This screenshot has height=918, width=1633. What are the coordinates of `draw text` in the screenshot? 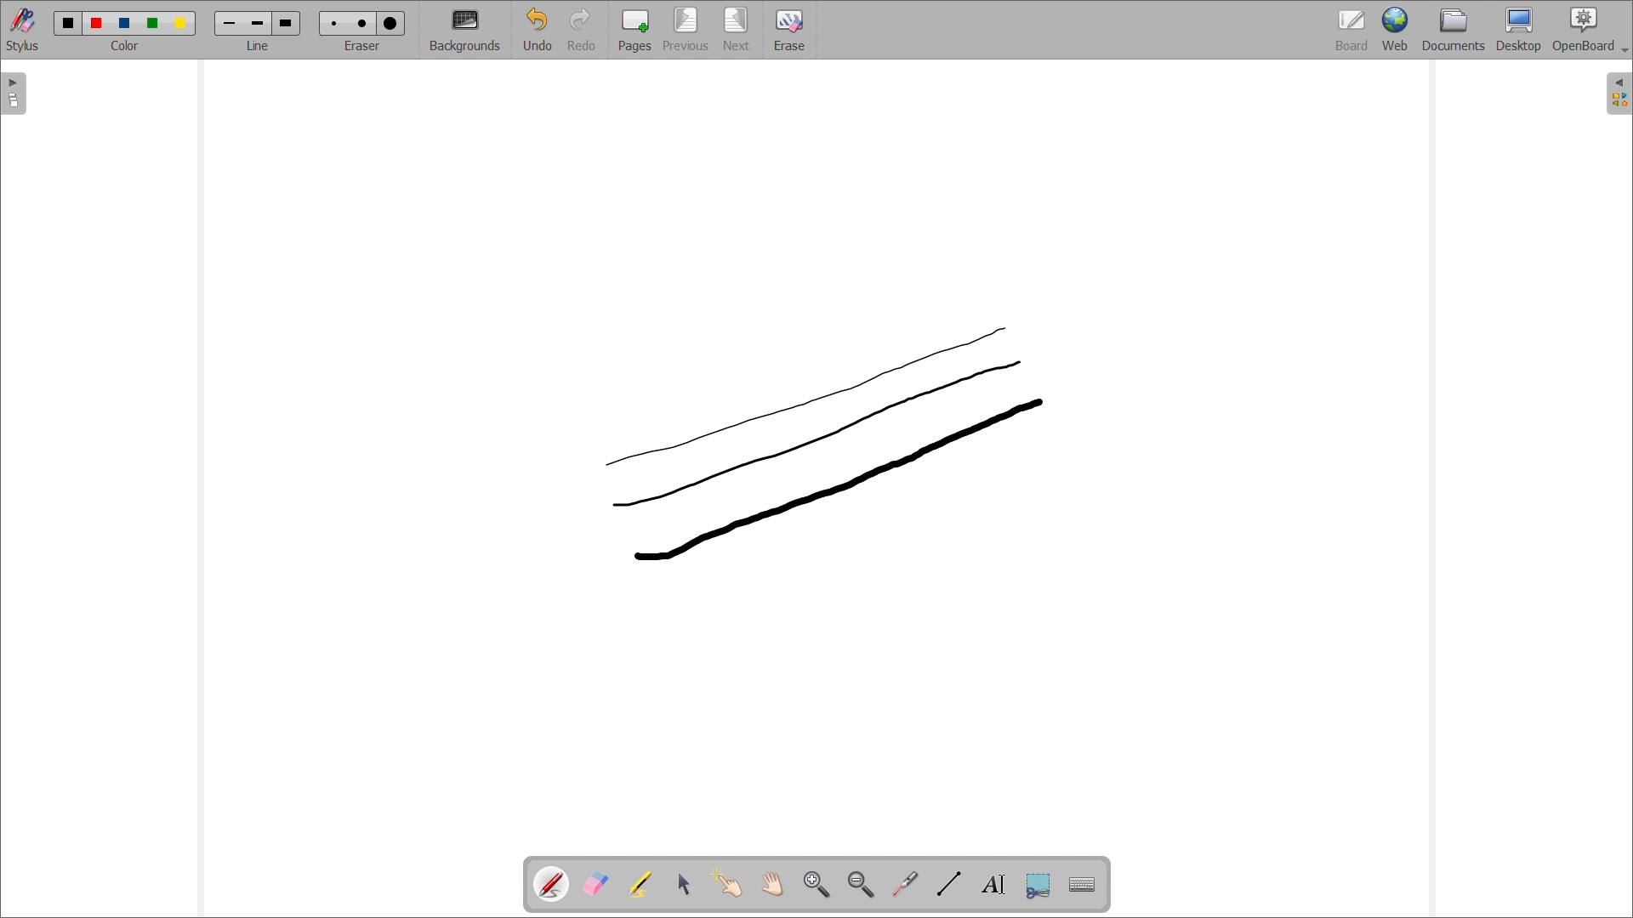 It's located at (995, 885).